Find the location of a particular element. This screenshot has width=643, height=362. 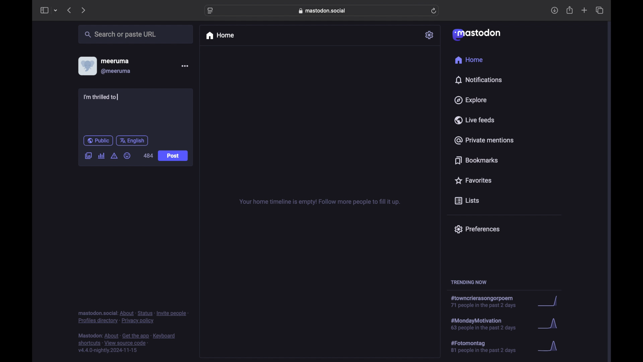

new tab overview is located at coordinates (584, 10).